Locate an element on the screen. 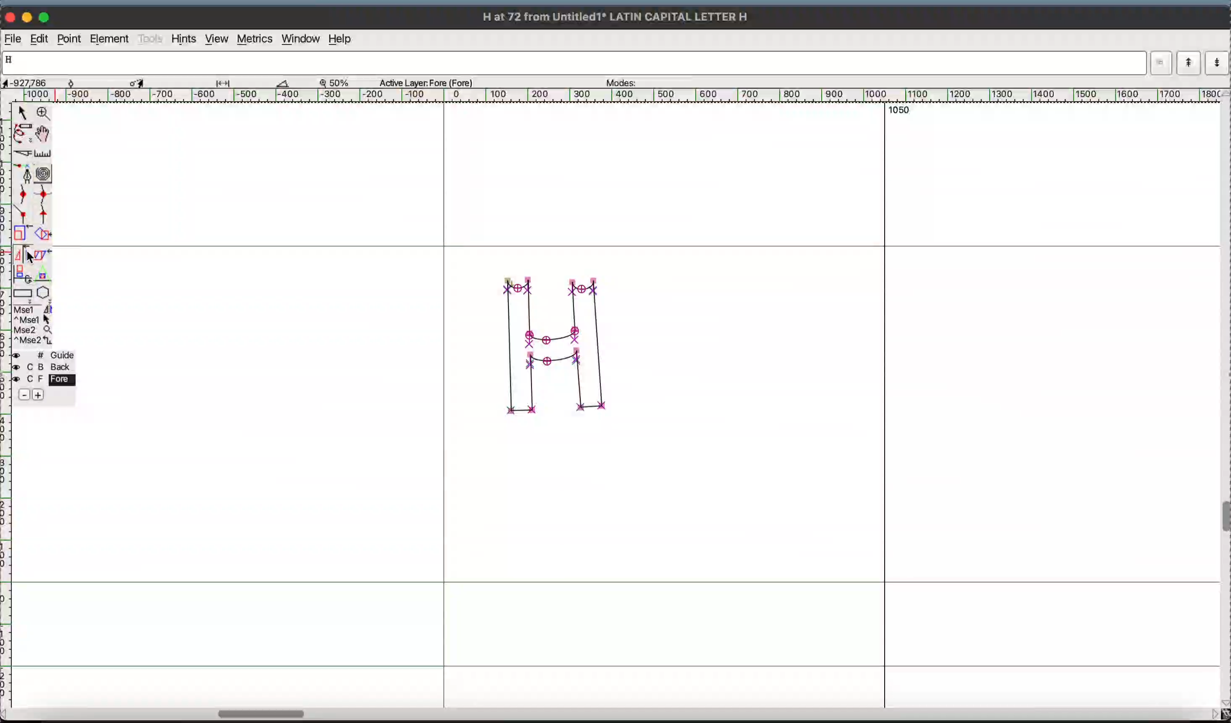  pan is located at coordinates (45, 133).